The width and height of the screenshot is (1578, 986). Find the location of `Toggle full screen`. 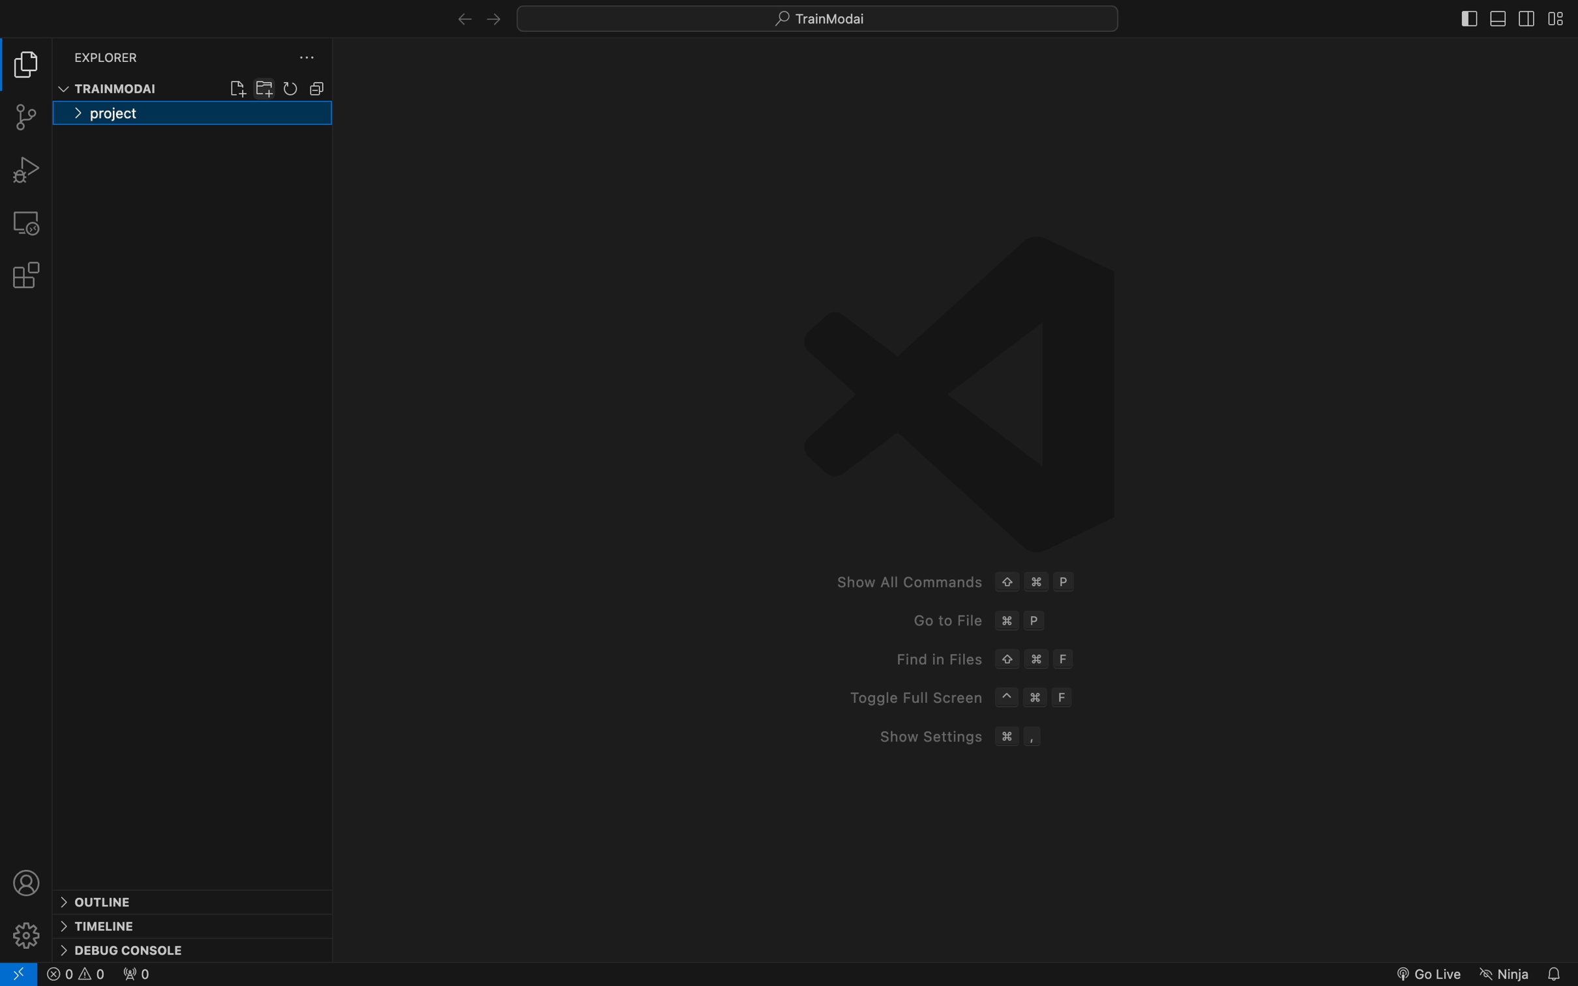

Toggle full screen is located at coordinates (955, 697).